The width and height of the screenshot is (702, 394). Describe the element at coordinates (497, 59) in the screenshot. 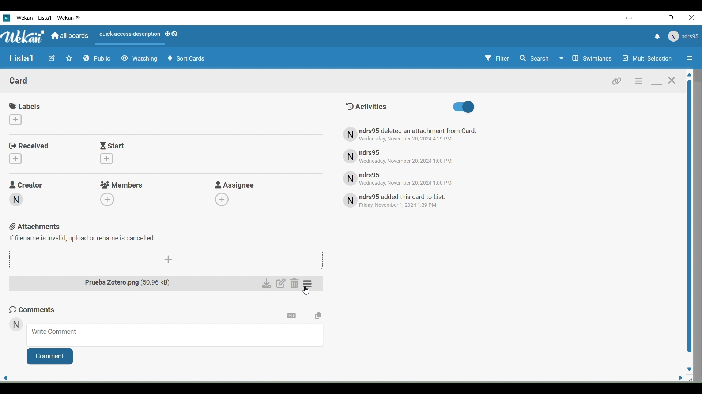

I see `Filter` at that location.